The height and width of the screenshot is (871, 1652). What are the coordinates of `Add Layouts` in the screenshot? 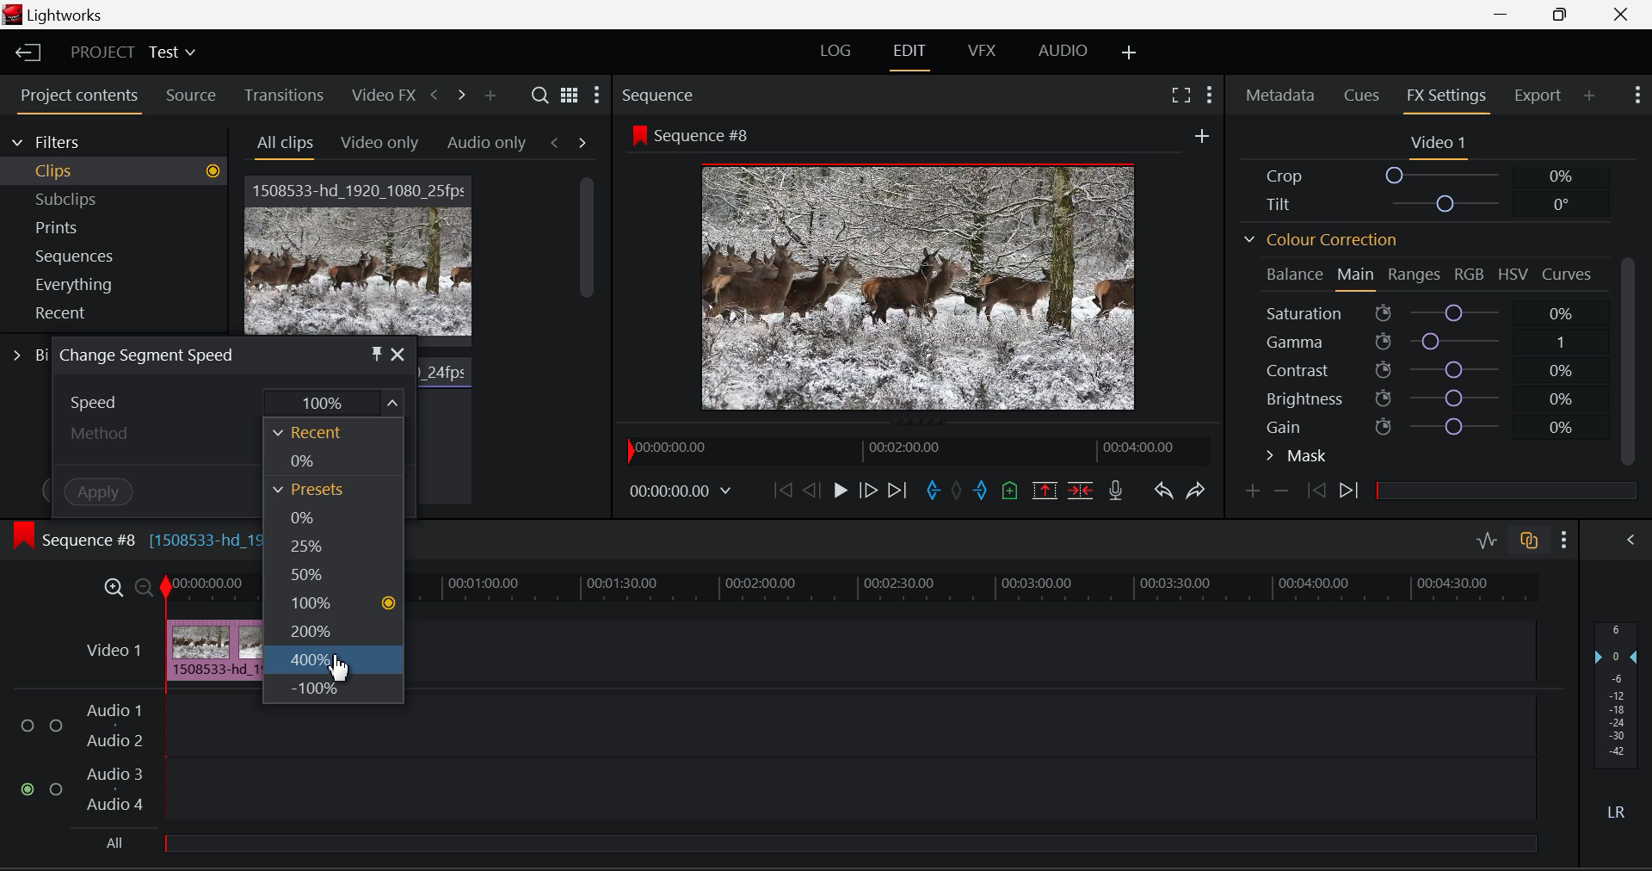 It's located at (1129, 50).